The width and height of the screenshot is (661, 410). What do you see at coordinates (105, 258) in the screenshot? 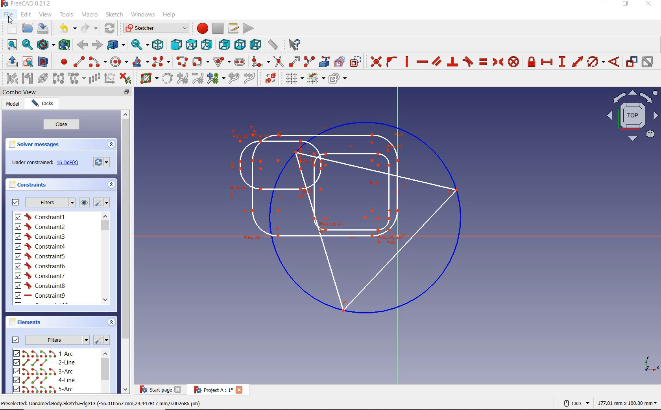
I see `scrollbar` at bounding box center [105, 258].